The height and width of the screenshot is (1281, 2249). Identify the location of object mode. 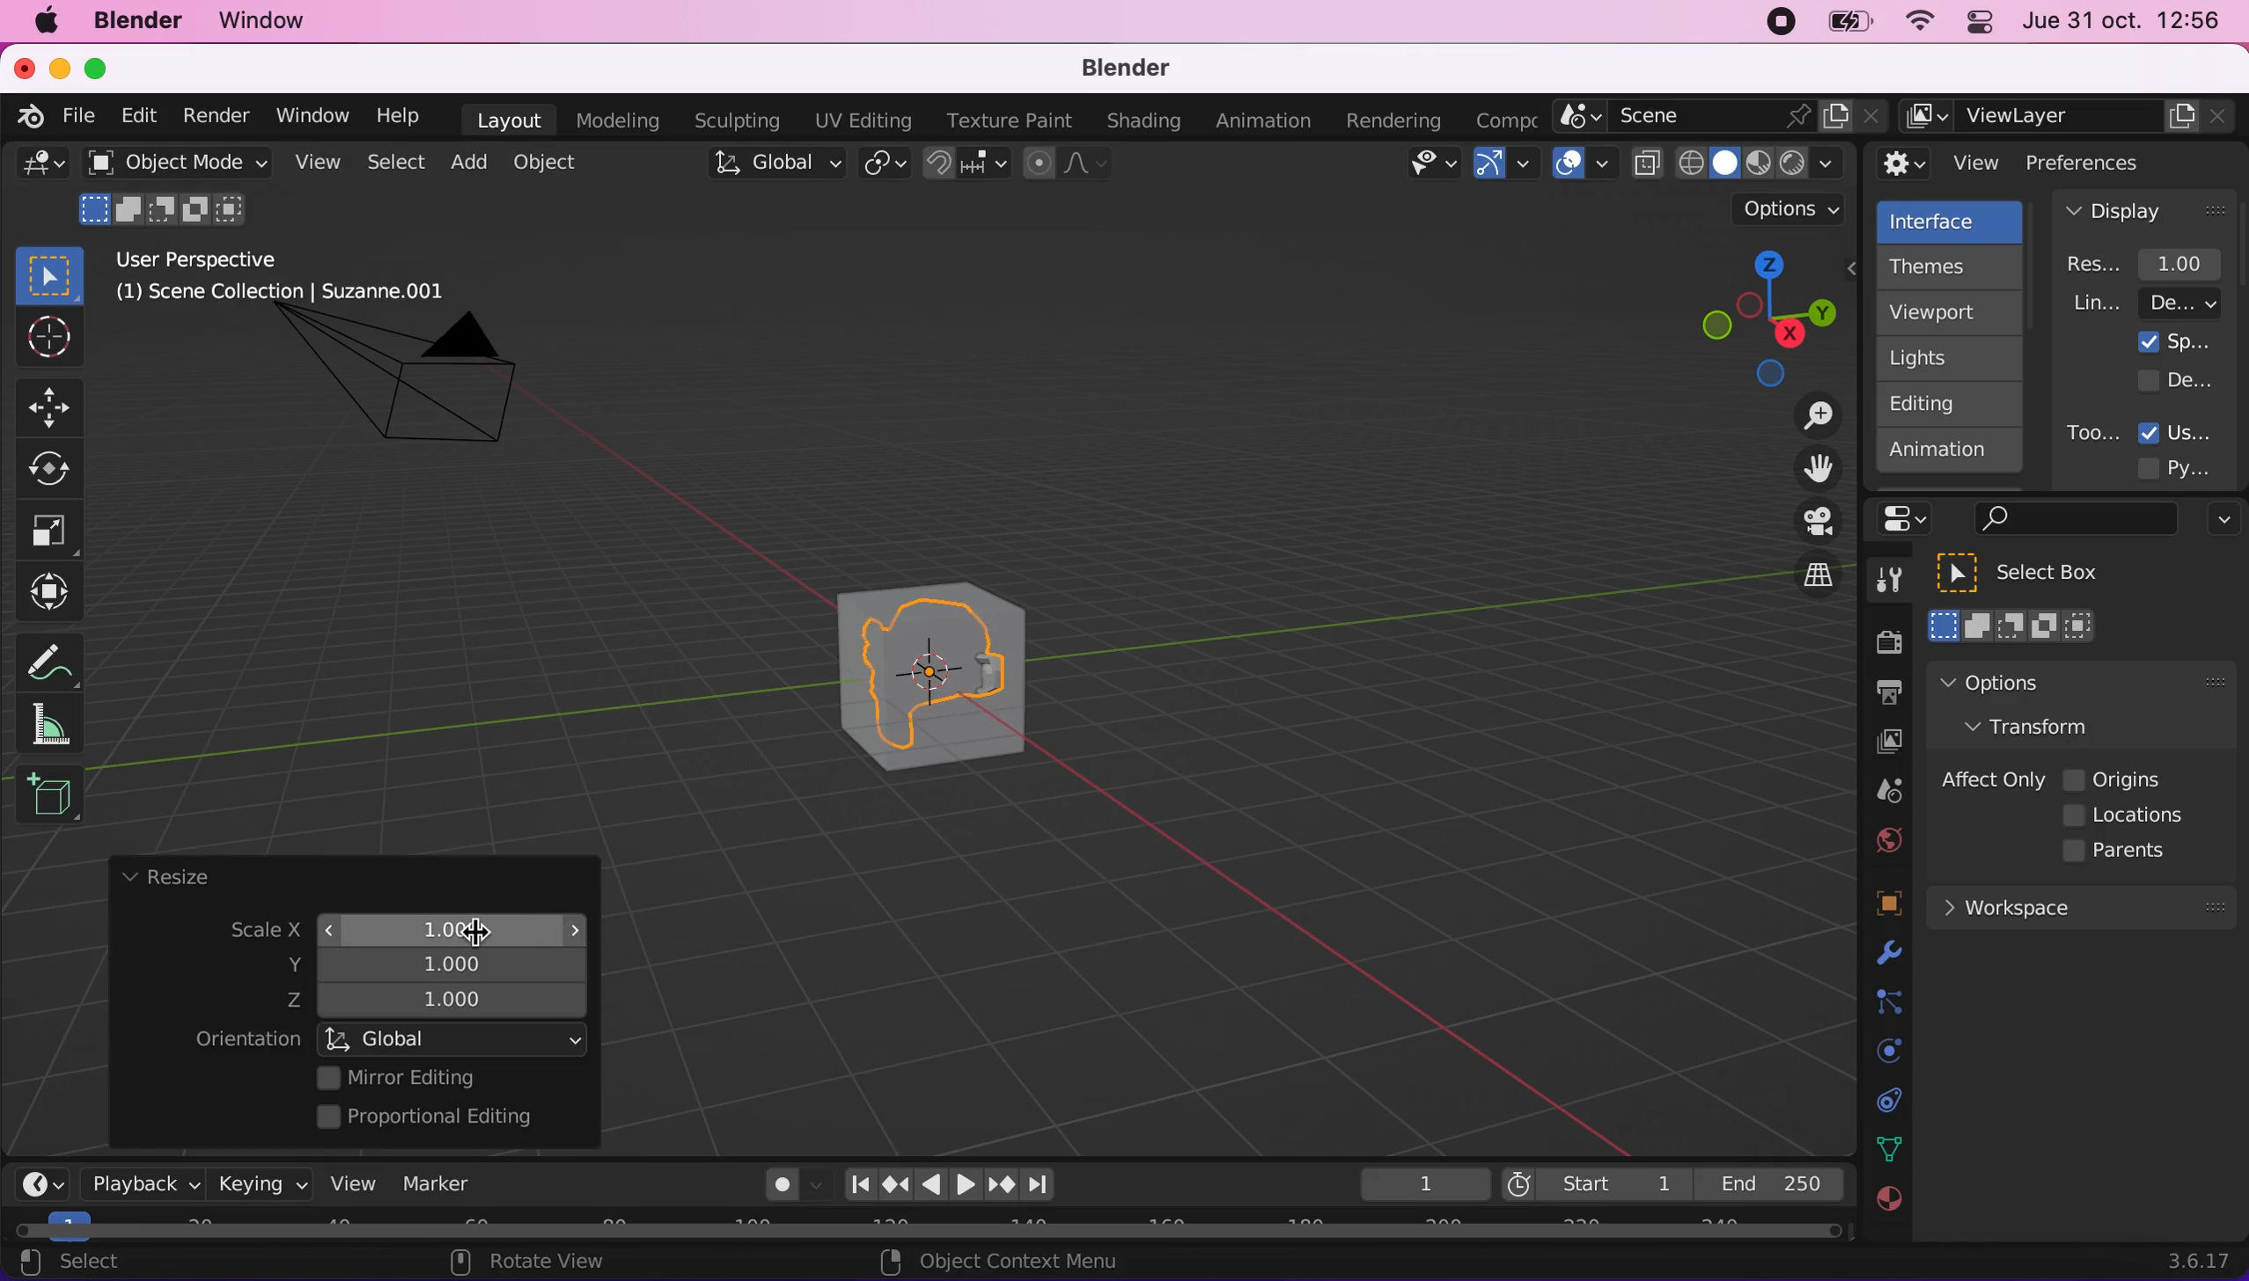
(172, 162).